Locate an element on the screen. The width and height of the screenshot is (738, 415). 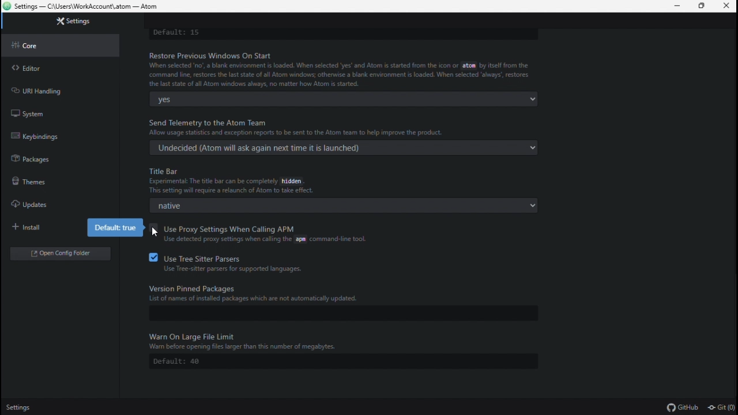
send telemetry is located at coordinates (348, 127).